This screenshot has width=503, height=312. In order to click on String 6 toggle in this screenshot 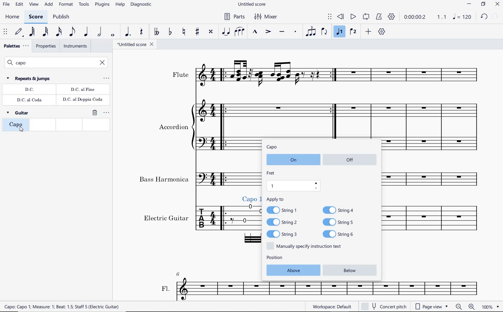, I will do `click(343, 234)`.